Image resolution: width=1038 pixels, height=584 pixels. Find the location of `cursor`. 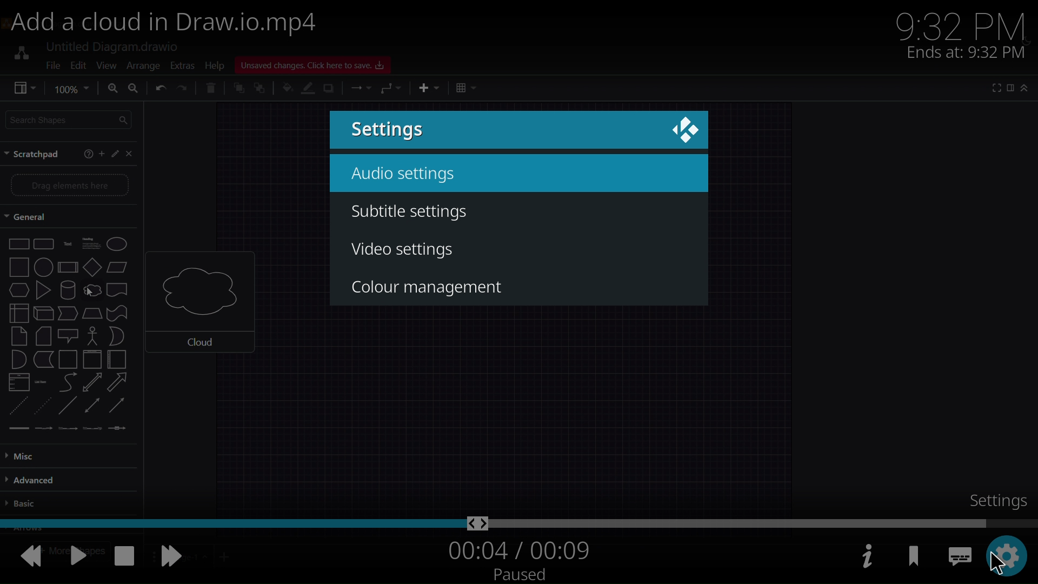

cursor is located at coordinates (993, 563).